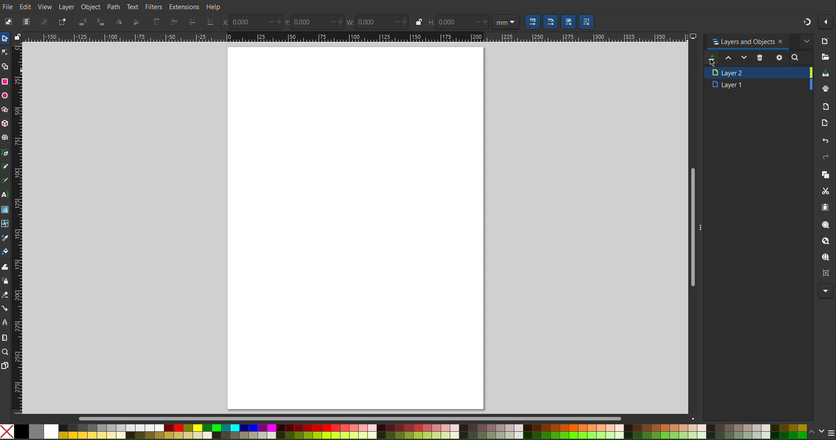 Image resolution: width=836 pixels, height=440 pixels. I want to click on Rotate CW, so click(101, 22).